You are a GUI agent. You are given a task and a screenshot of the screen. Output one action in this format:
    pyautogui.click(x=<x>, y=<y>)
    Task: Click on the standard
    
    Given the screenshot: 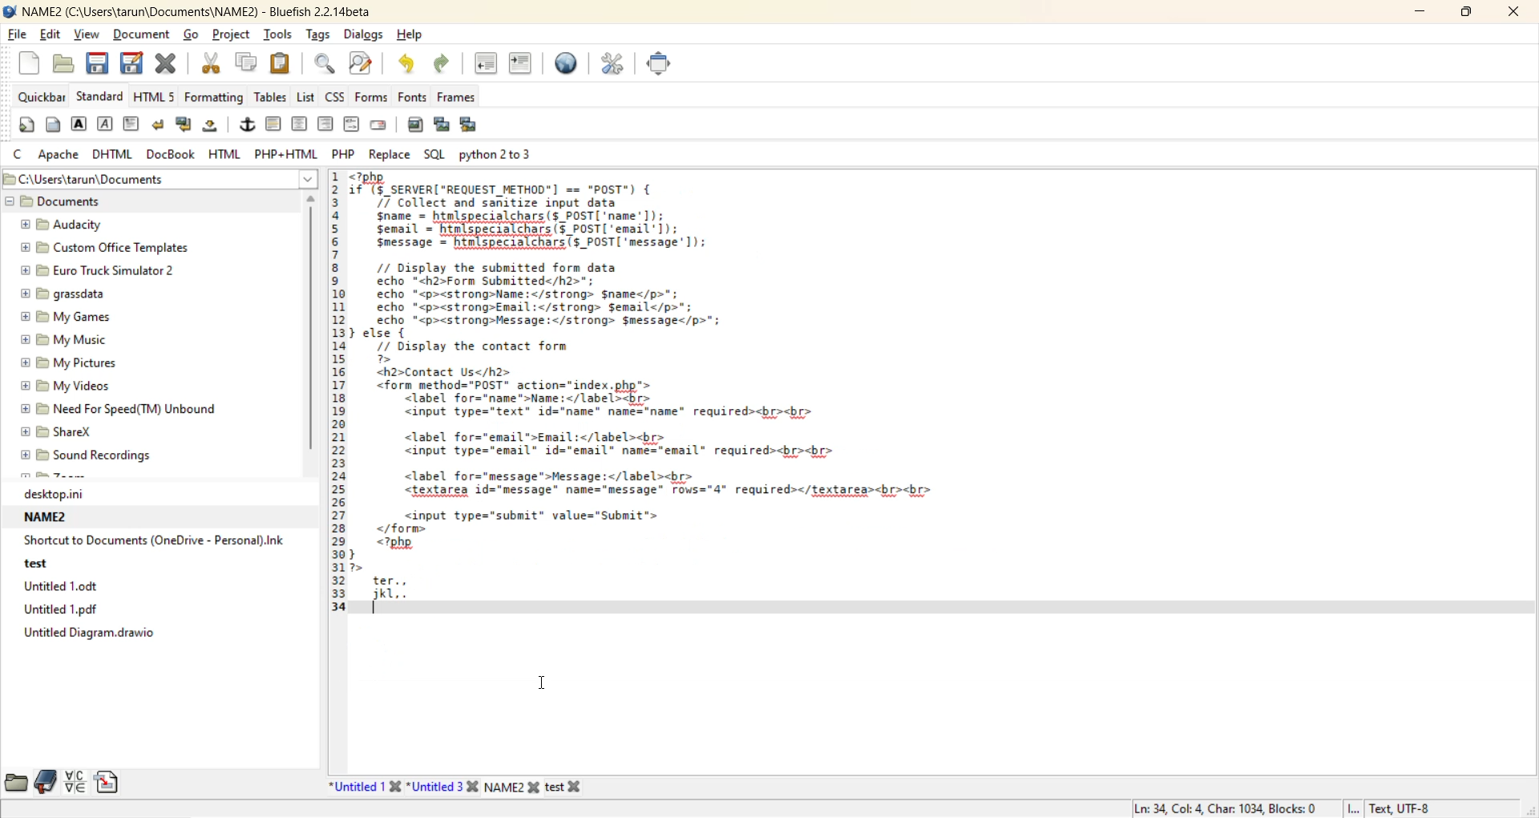 What is the action you would take?
    pyautogui.click(x=101, y=96)
    